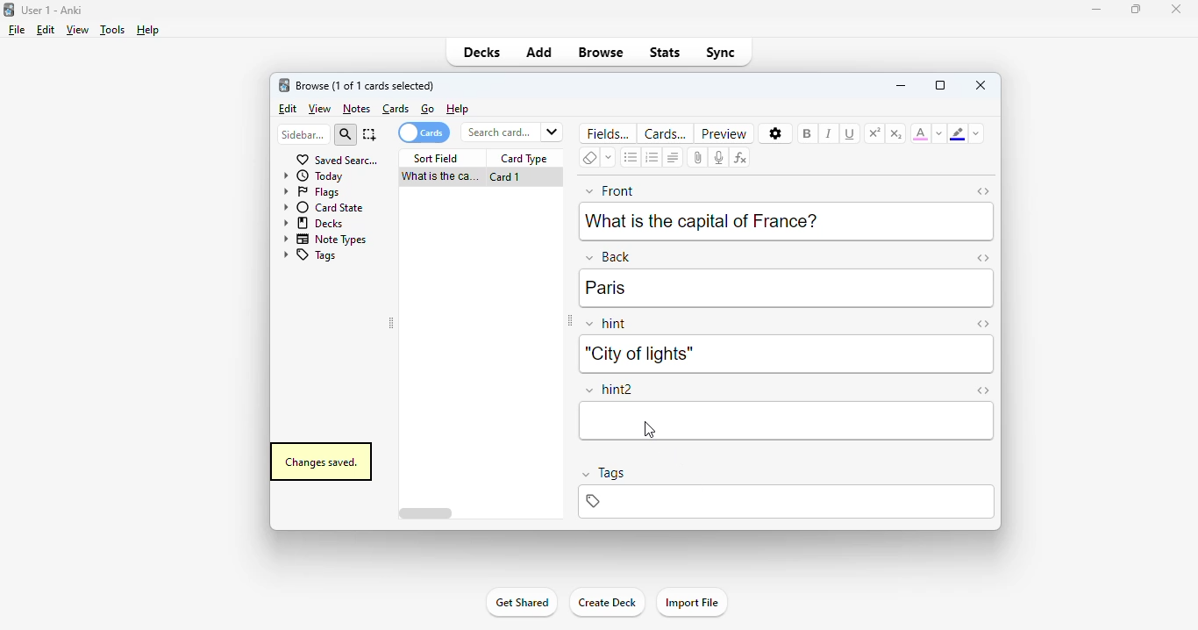  I want to click on tags, so click(603, 475).